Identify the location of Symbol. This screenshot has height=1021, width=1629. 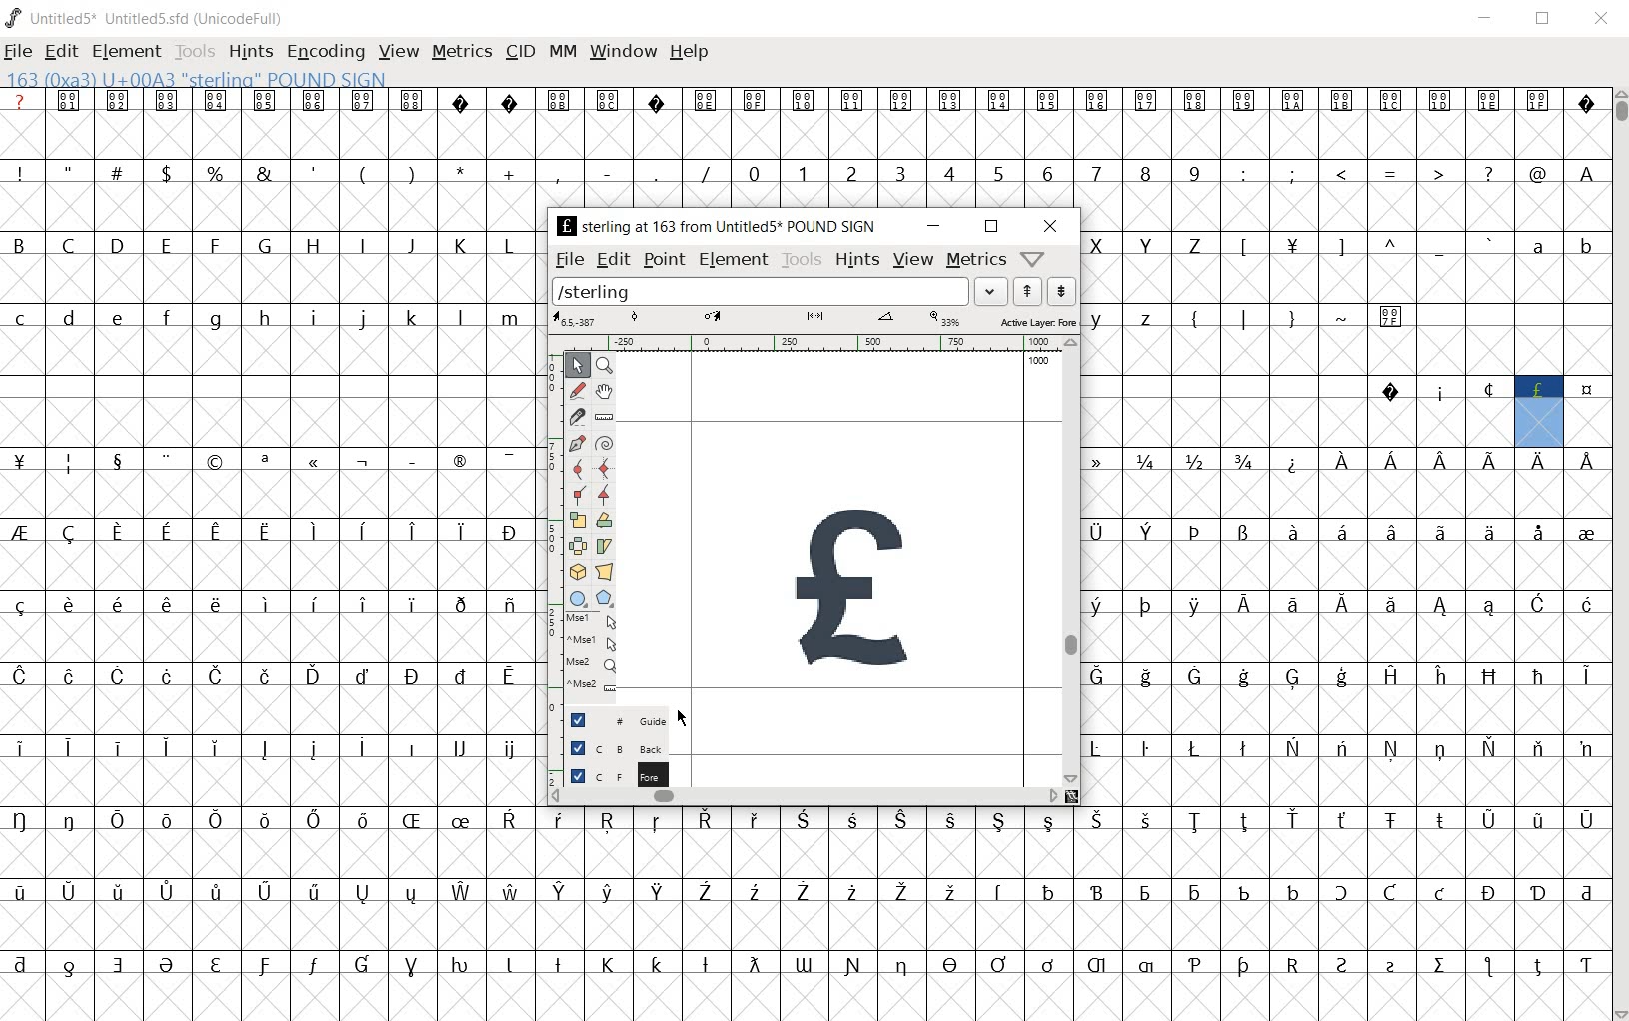
(998, 965).